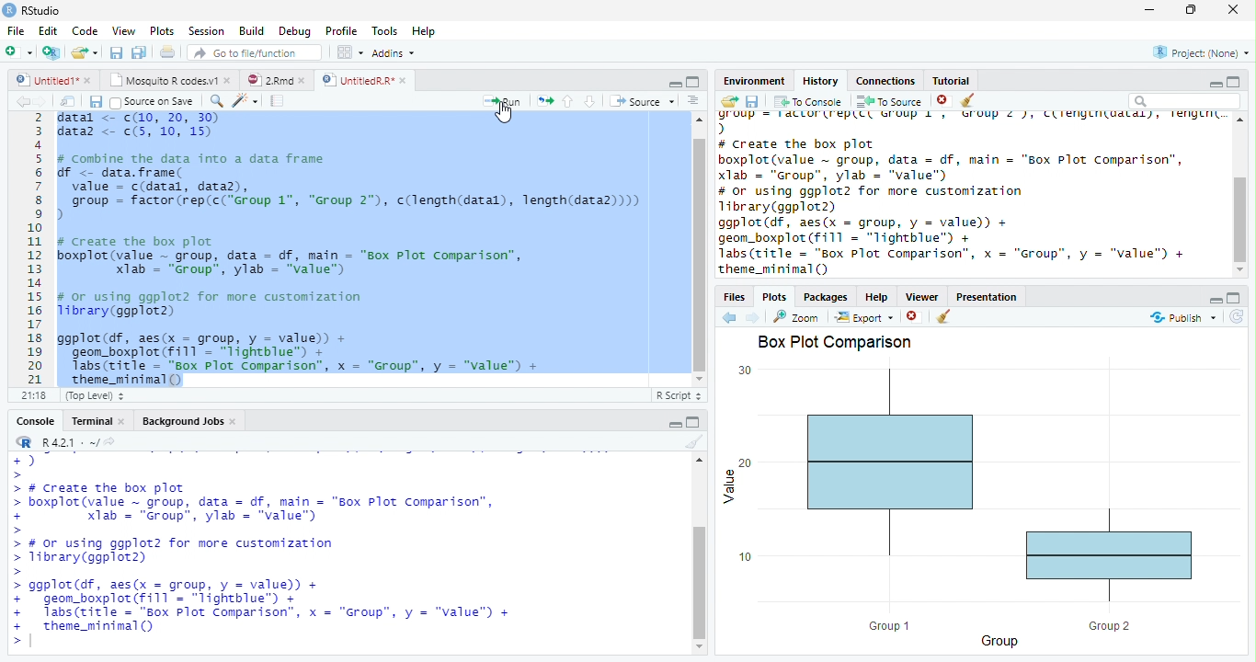 This screenshot has width=1256, height=662. Describe the element at coordinates (943, 100) in the screenshot. I see `Remove the selected history entries` at that location.